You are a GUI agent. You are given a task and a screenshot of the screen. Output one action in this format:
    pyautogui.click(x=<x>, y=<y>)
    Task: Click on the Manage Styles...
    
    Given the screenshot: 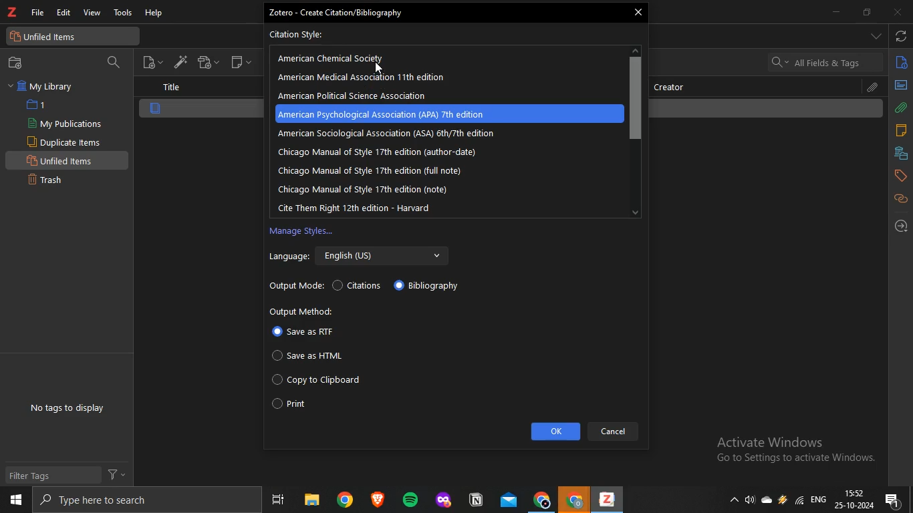 What is the action you would take?
    pyautogui.click(x=305, y=232)
    